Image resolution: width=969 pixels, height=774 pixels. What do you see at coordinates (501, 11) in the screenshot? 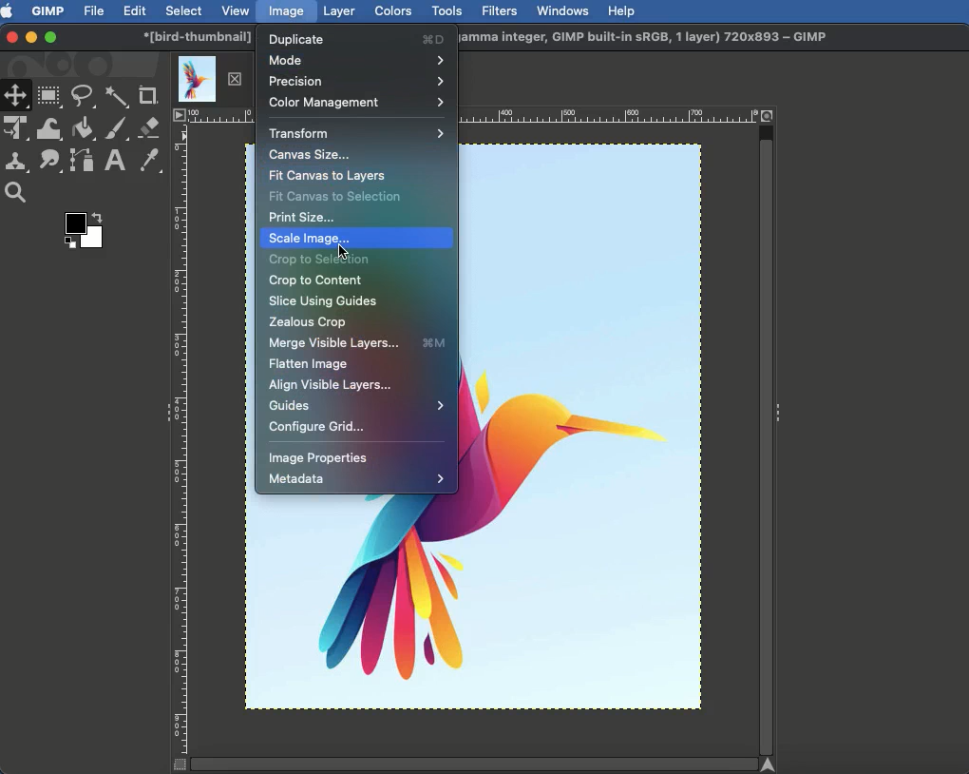
I see `Filters` at bounding box center [501, 11].